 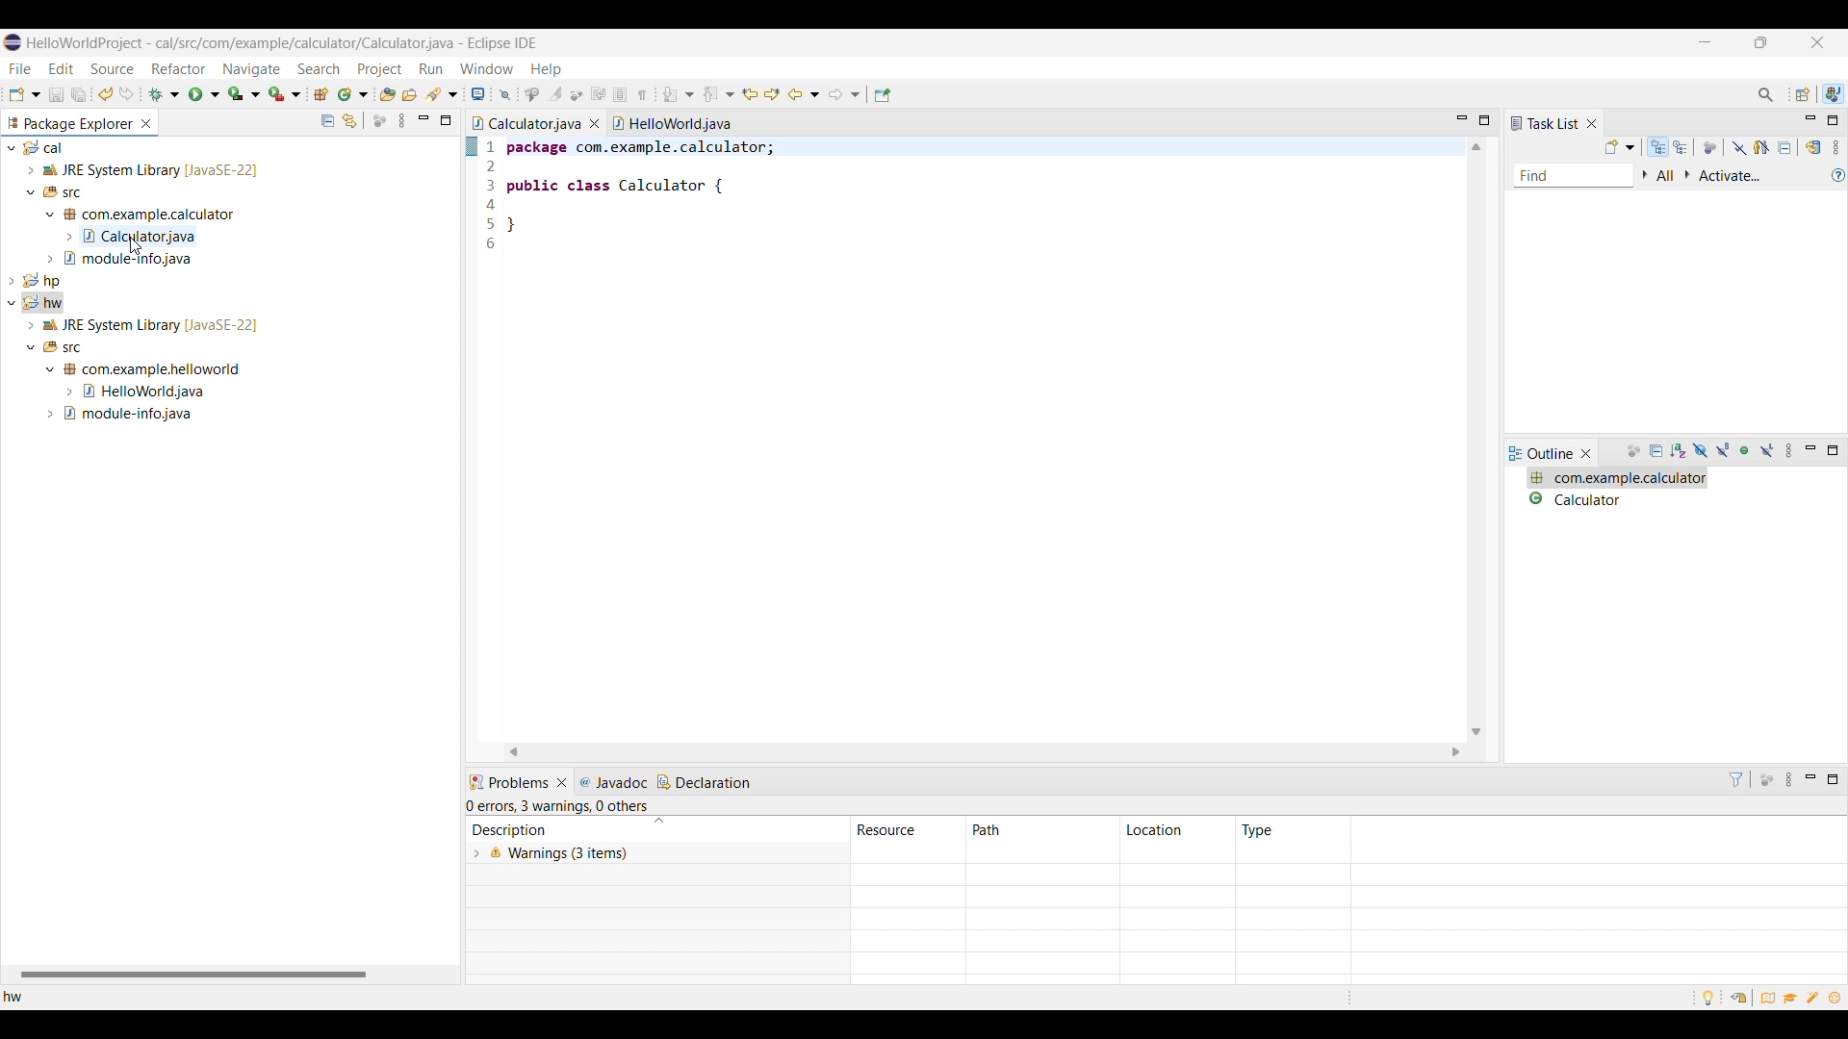 I want to click on hw, so click(x=28, y=1000).